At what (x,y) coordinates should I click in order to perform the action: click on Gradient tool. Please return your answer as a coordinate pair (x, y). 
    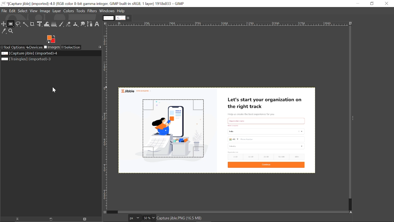
    Looking at the image, I should click on (54, 24).